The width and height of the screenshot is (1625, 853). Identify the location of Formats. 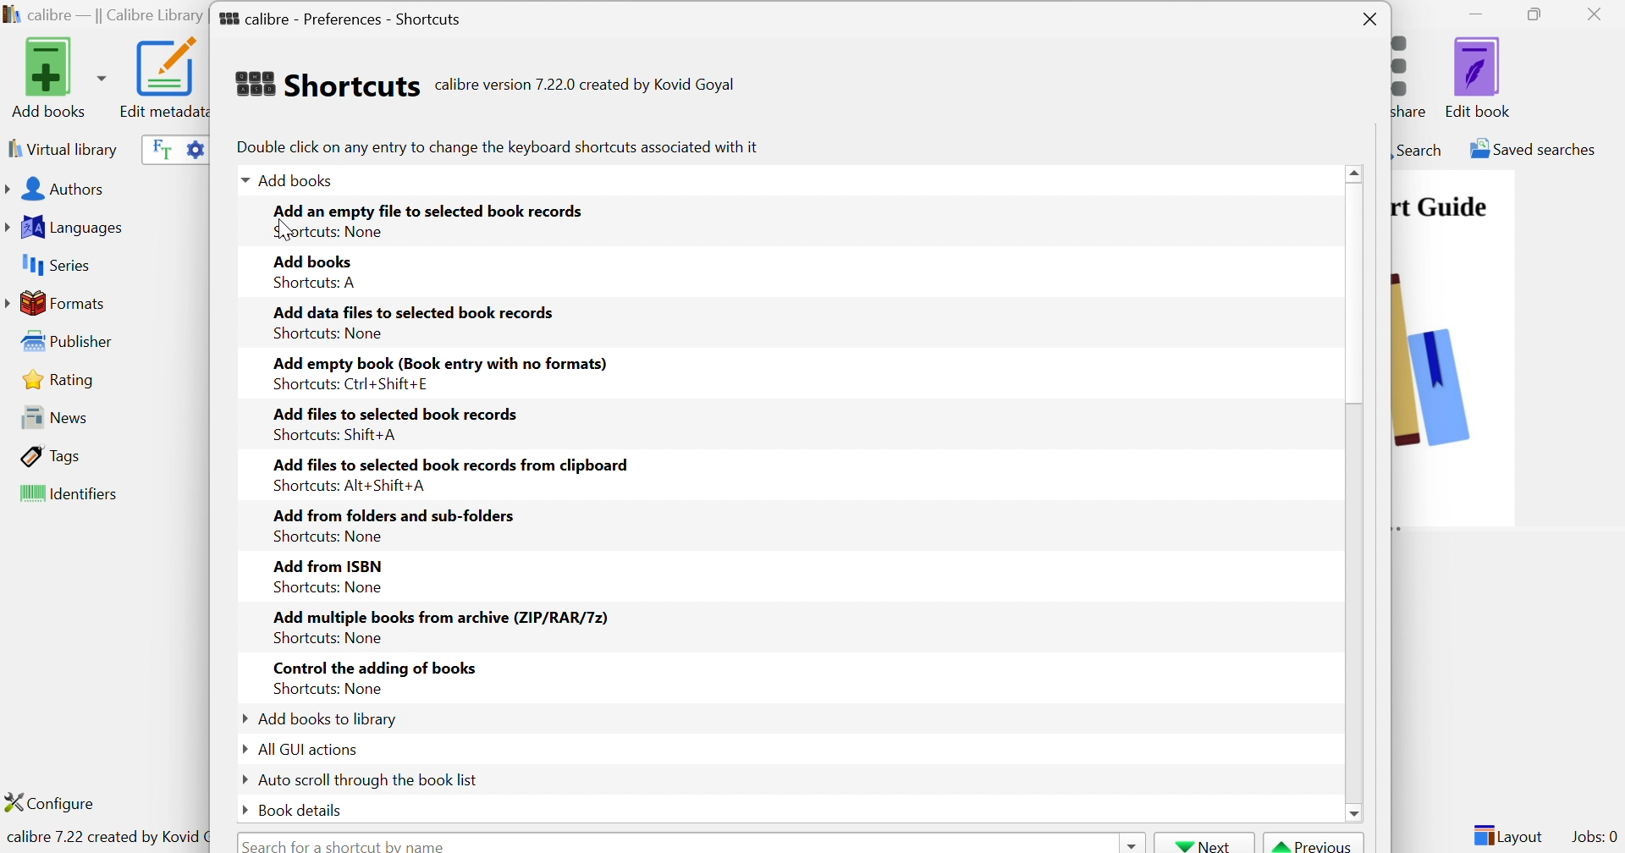
(58, 303).